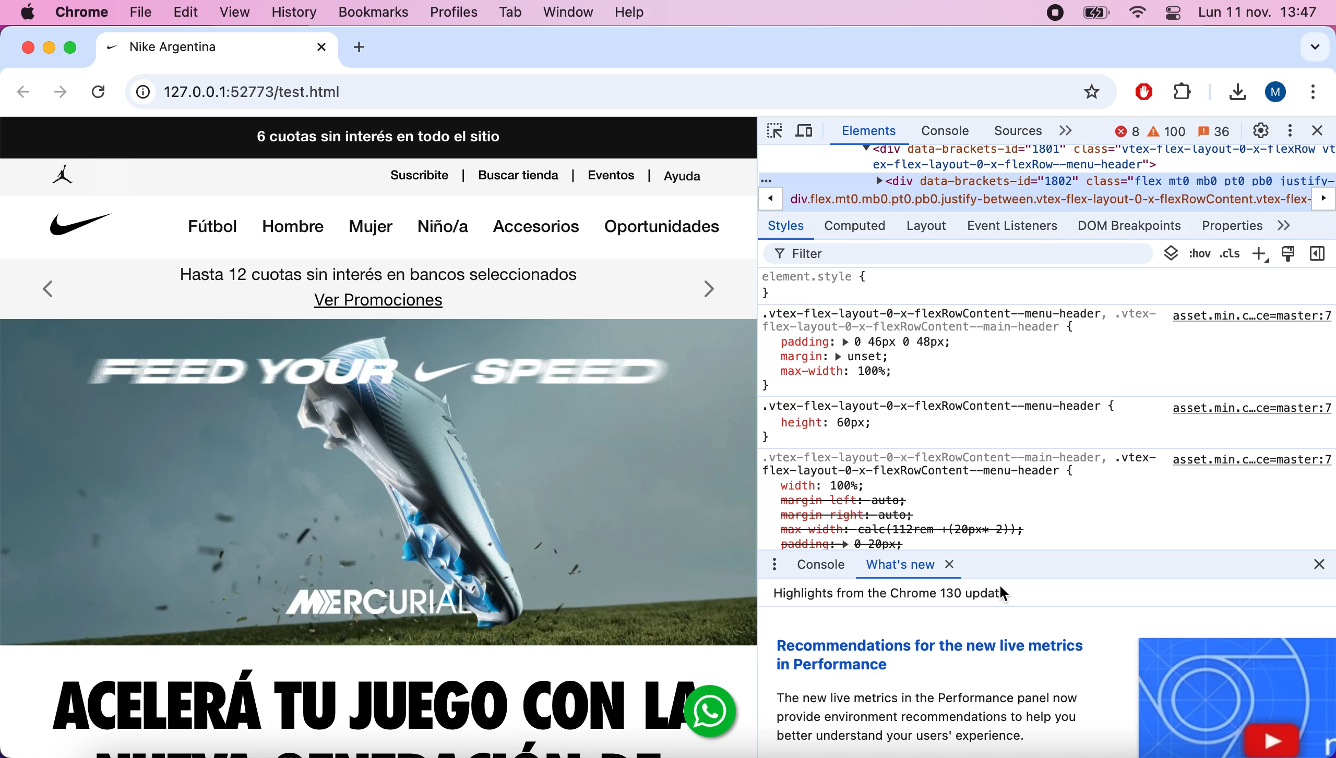 Image resolution: width=1336 pixels, height=758 pixels. What do you see at coordinates (294, 14) in the screenshot?
I see `History` at bounding box center [294, 14].